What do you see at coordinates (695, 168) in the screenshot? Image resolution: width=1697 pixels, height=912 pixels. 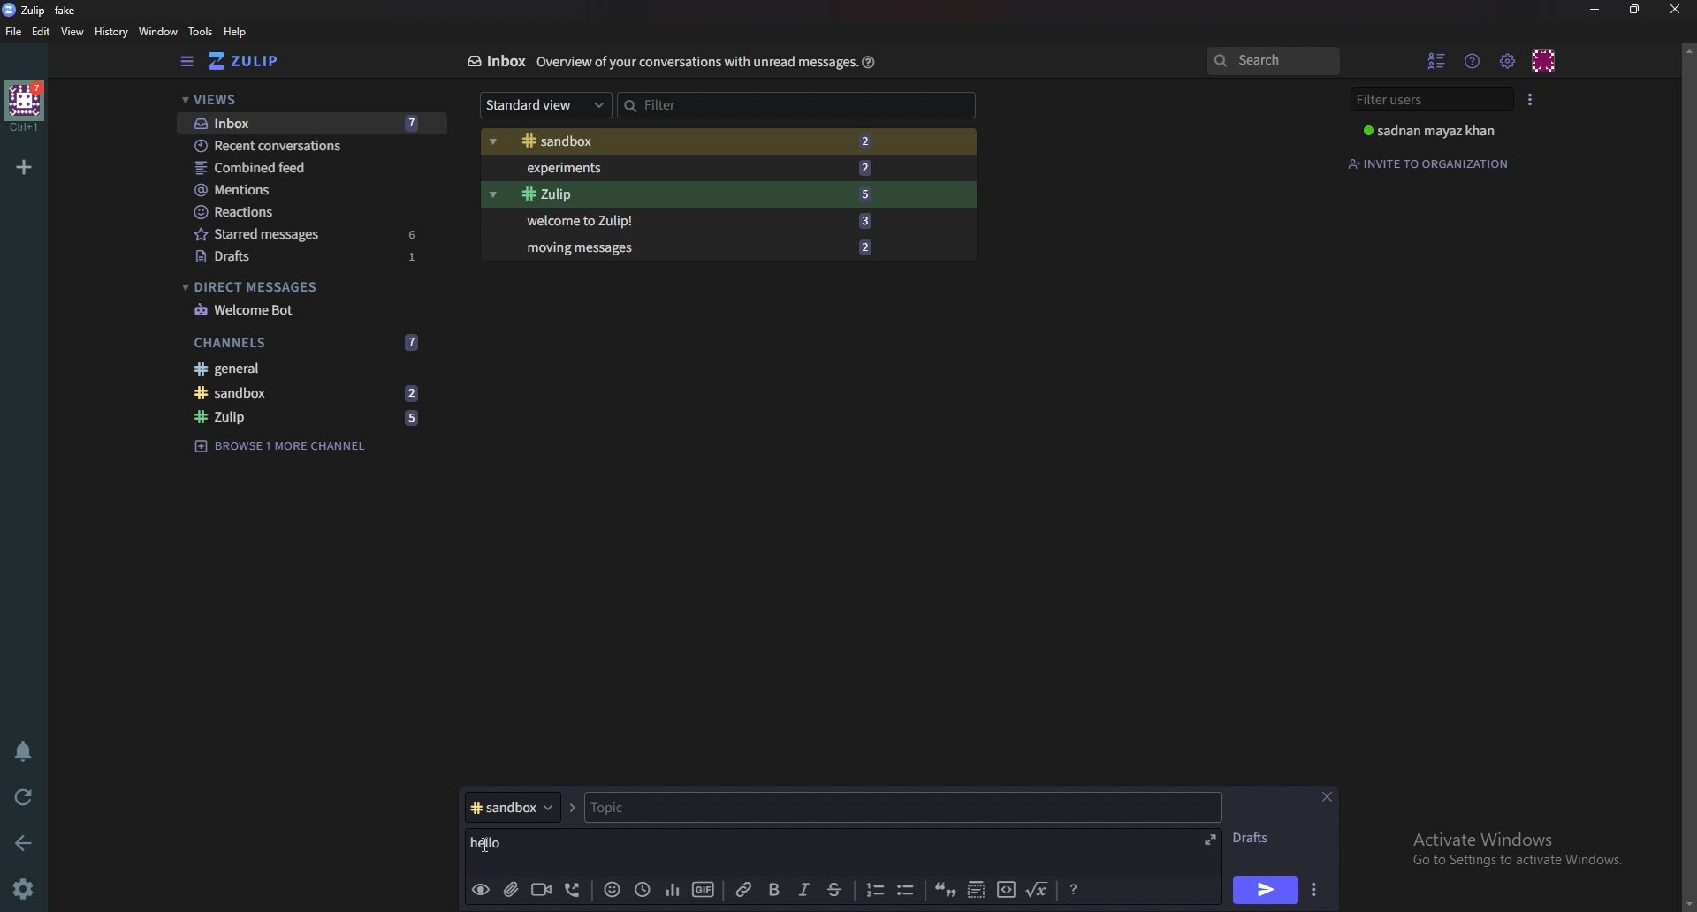 I see `Experiments 2` at bounding box center [695, 168].